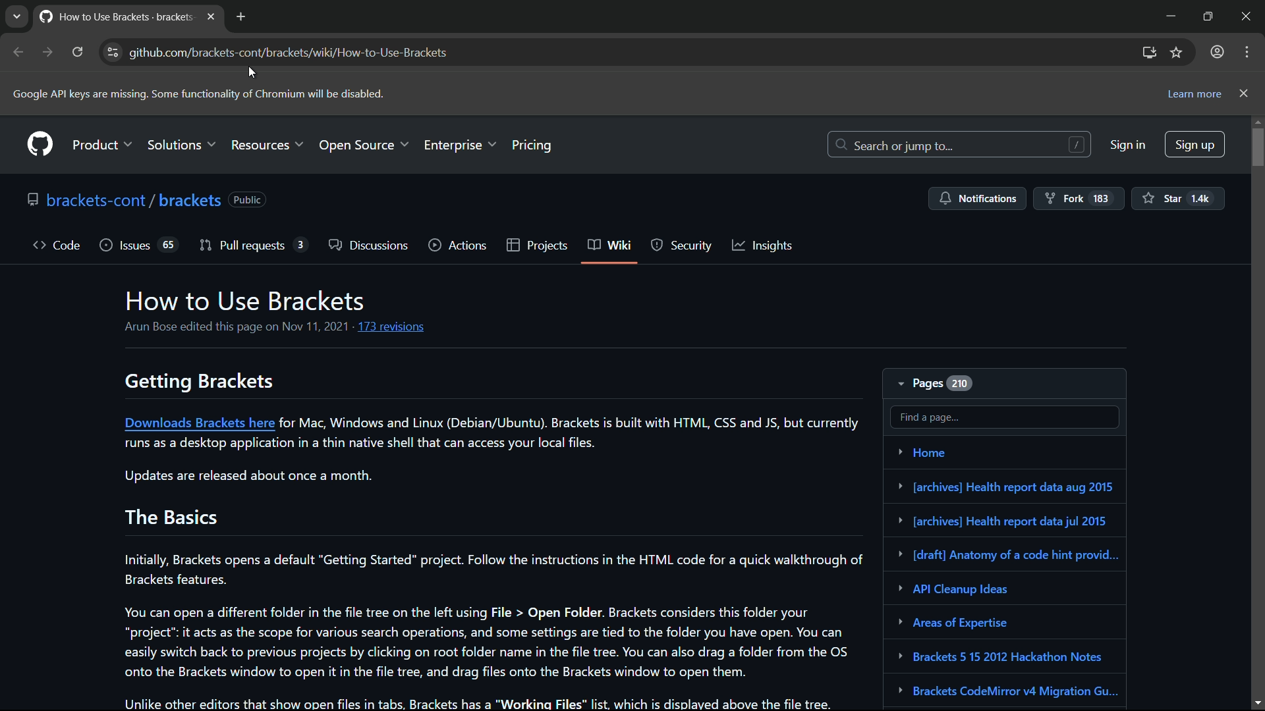  What do you see at coordinates (109, 52) in the screenshot?
I see `view site information` at bounding box center [109, 52].